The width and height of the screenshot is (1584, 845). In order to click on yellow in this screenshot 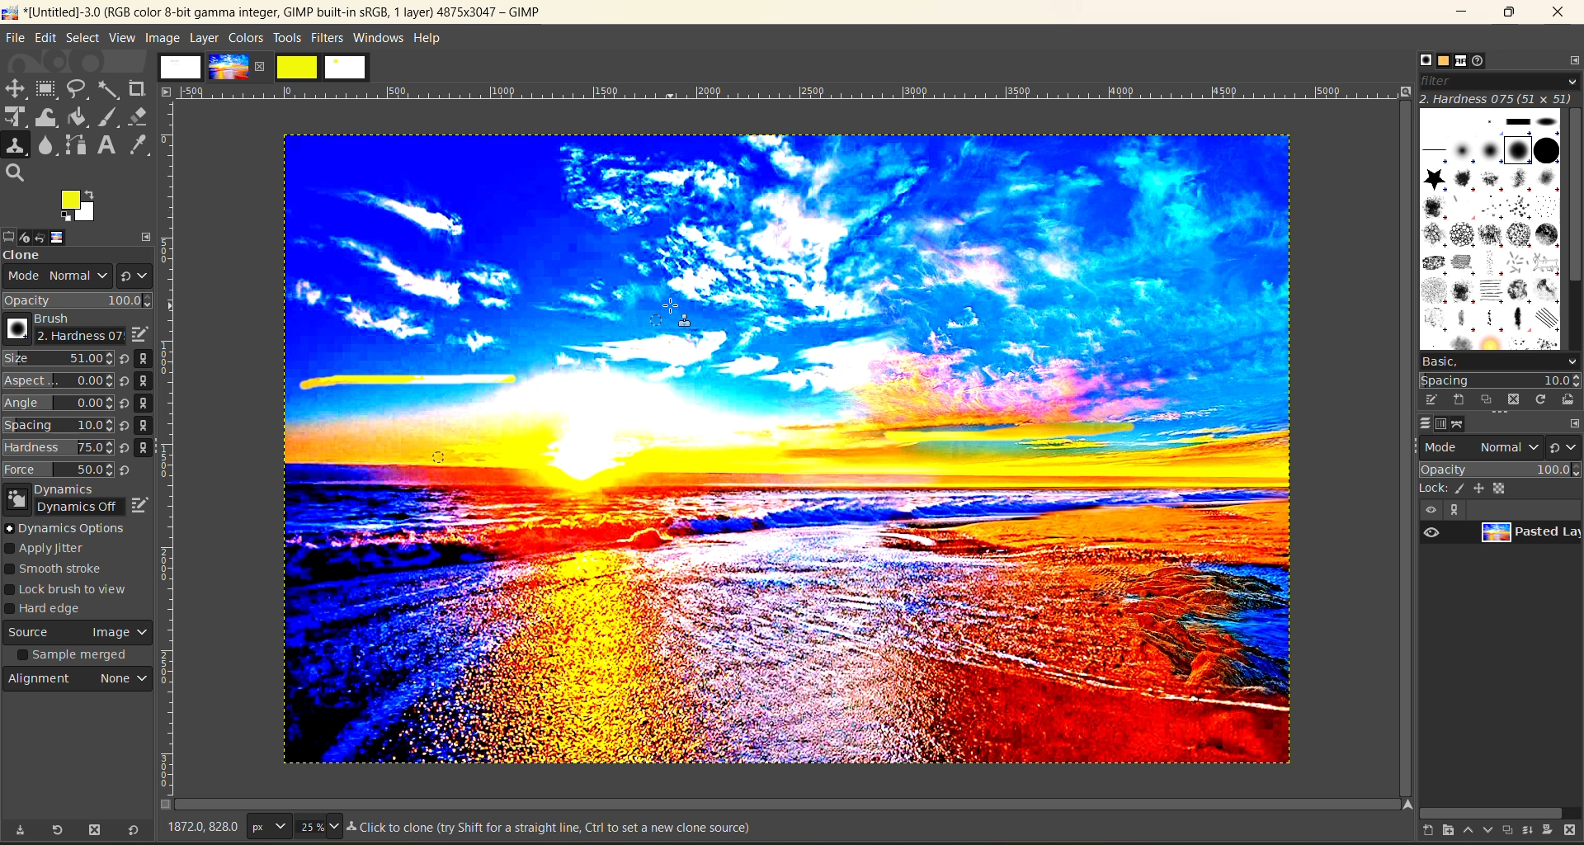, I will do `click(298, 67)`.